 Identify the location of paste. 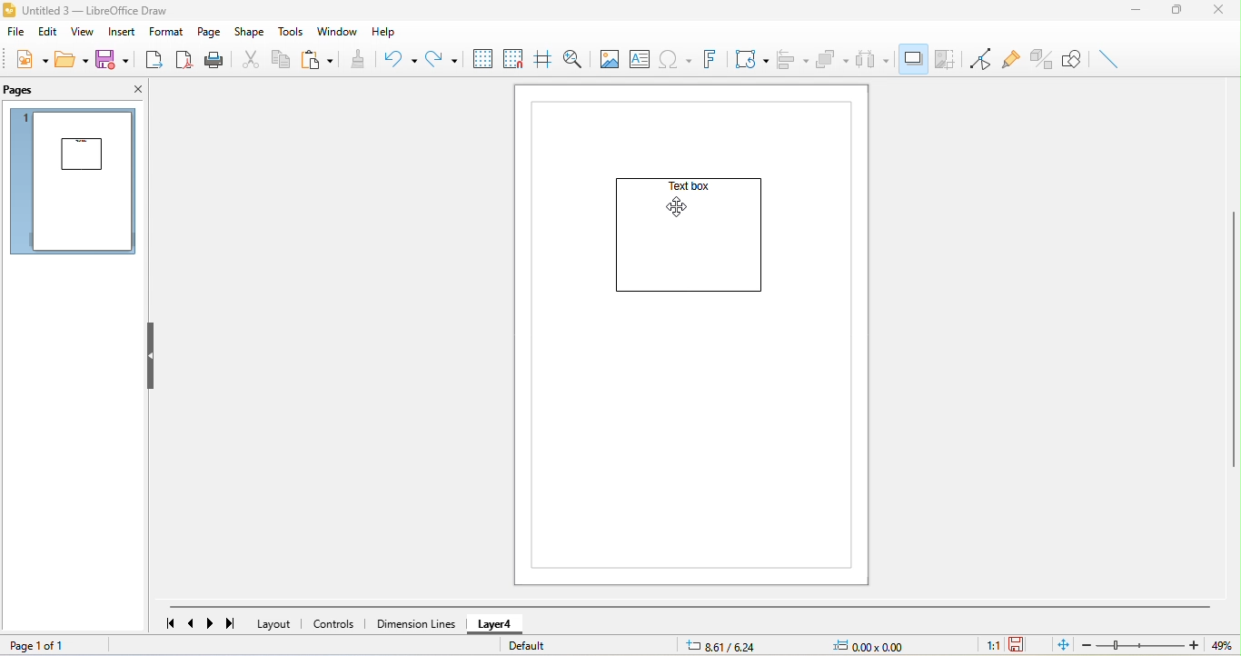
(317, 61).